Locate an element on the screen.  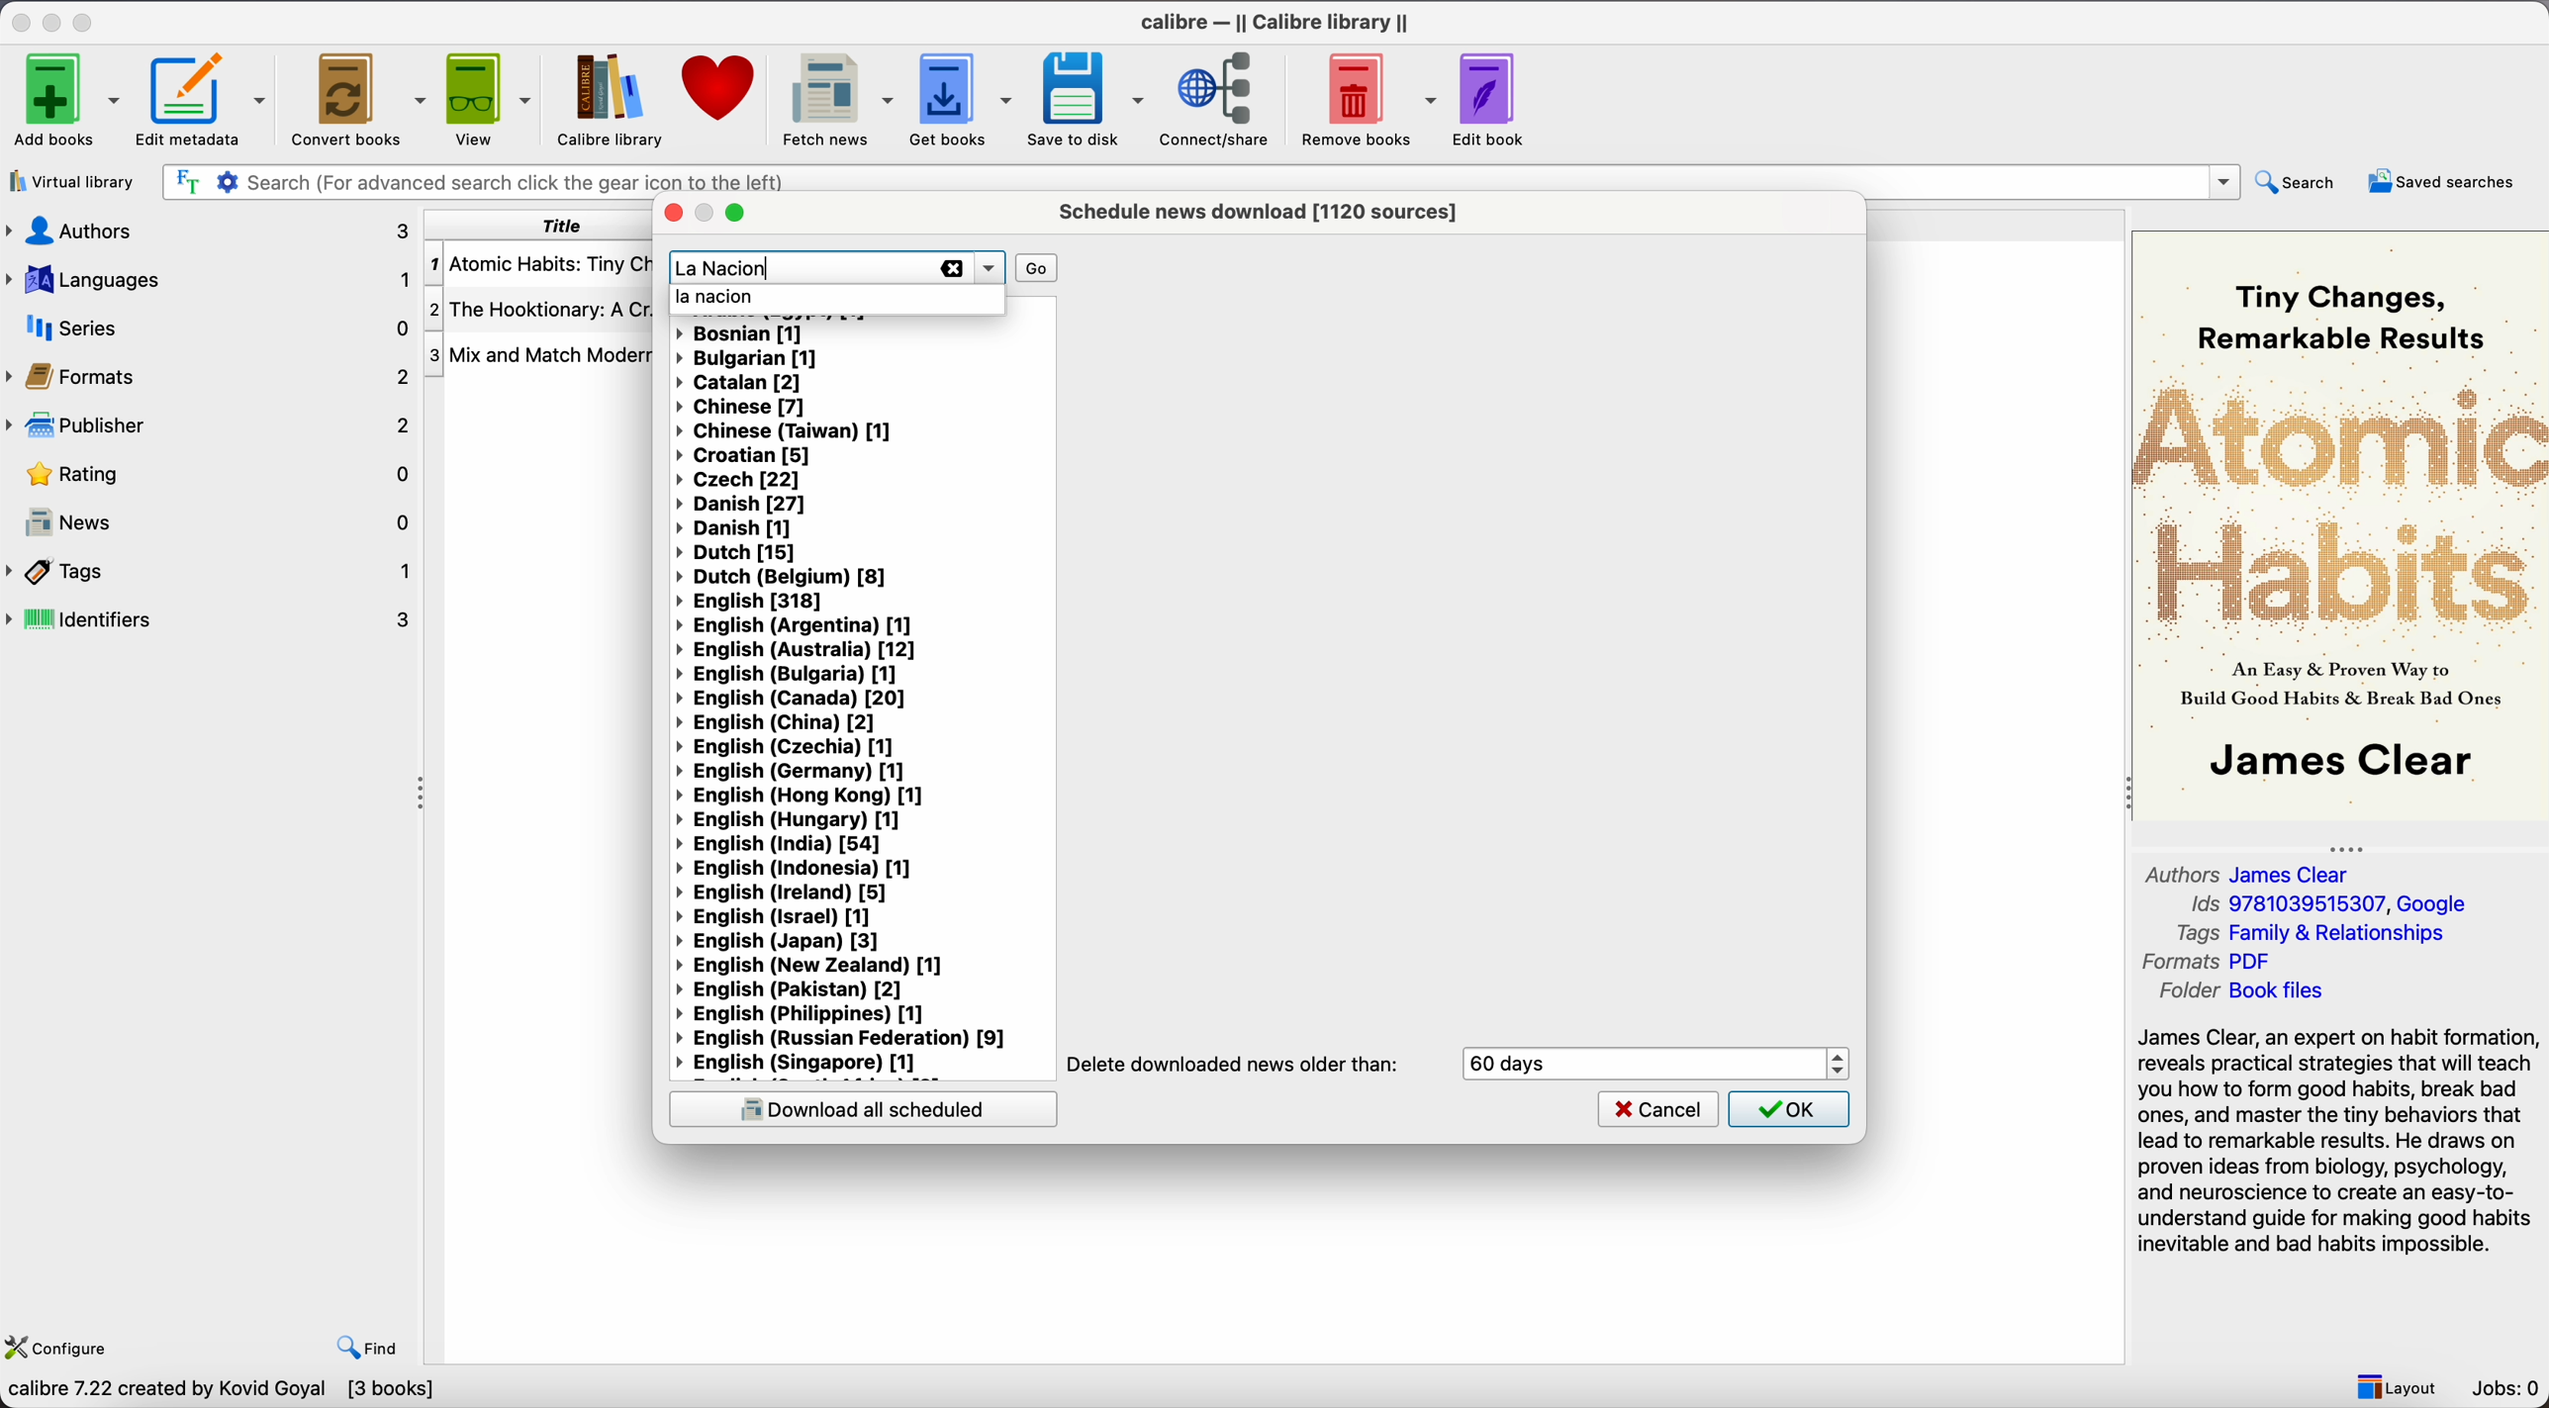
English (Philippines) [1] is located at coordinates (814, 1015).